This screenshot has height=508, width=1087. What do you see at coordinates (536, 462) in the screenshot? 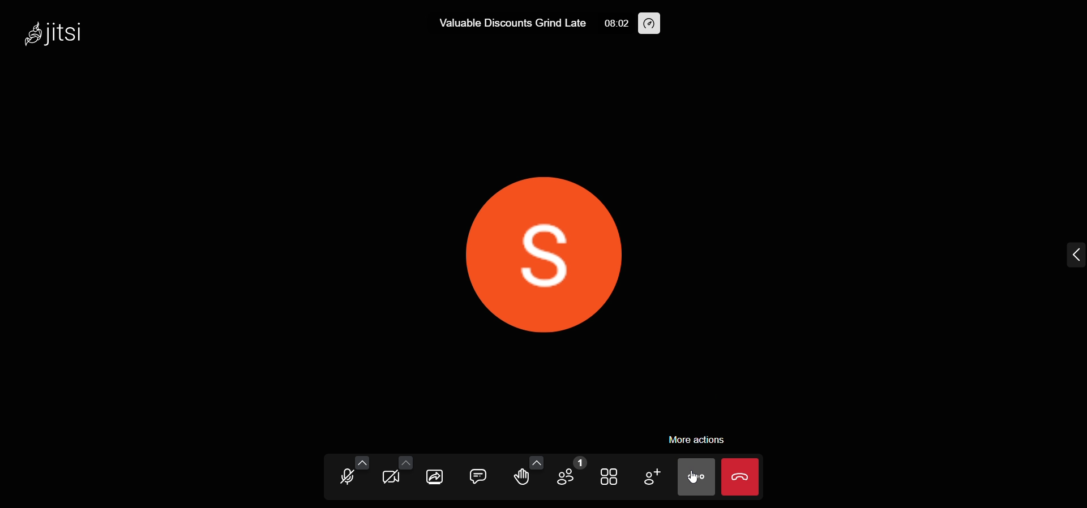
I see `more emoji` at bounding box center [536, 462].